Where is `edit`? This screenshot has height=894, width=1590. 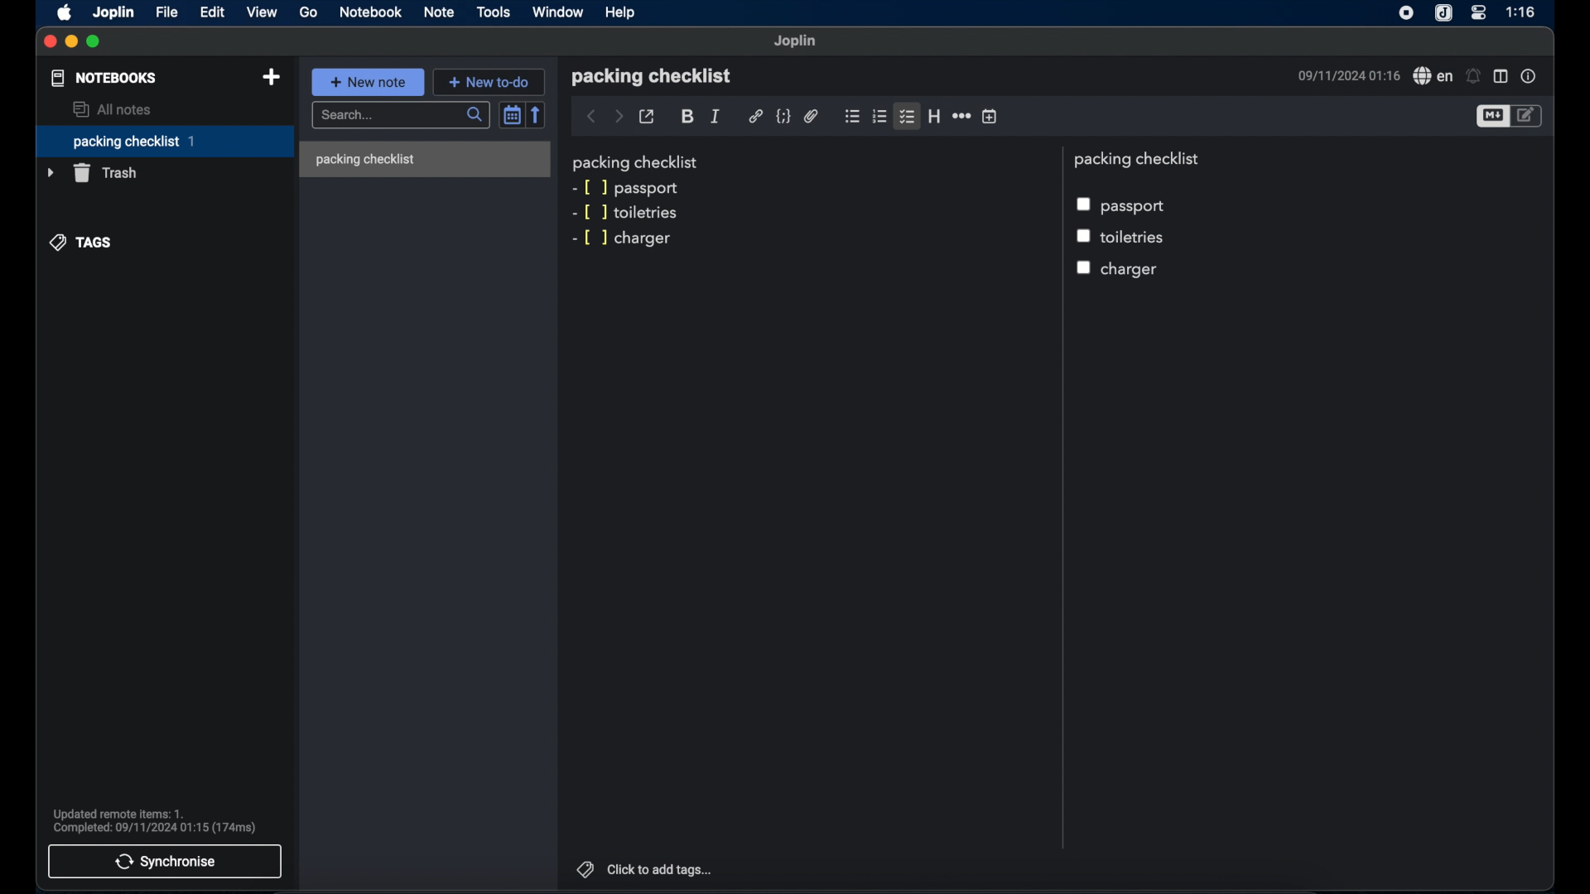 edit is located at coordinates (213, 12).